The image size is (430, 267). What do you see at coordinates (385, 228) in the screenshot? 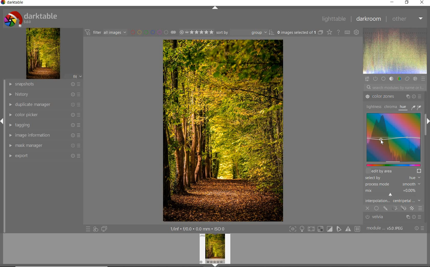
I see `MODULE ORDER` at bounding box center [385, 228].